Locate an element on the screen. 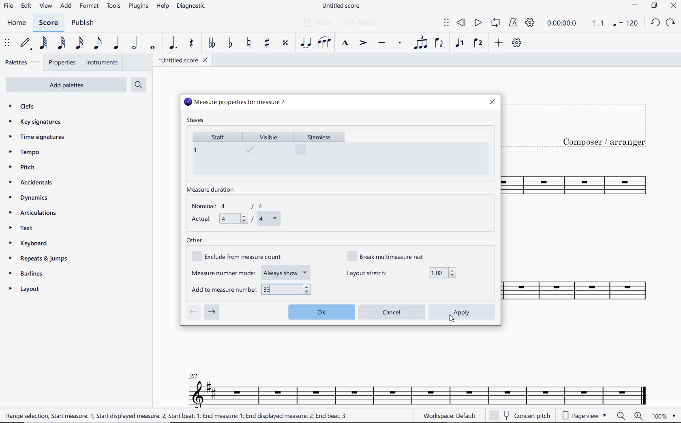 The width and height of the screenshot is (681, 423). TOGGLE SHARP is located at coordinates (268, 43).